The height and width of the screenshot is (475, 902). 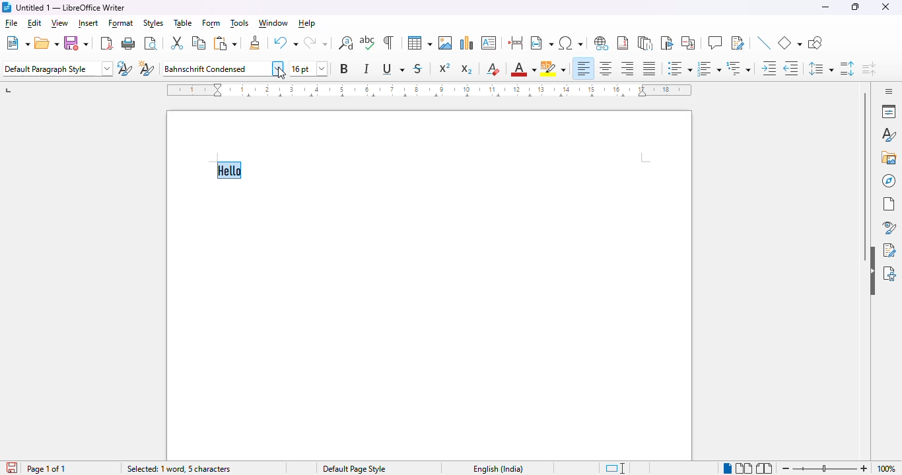 I want to click on styles, so click(x=153, y=23).